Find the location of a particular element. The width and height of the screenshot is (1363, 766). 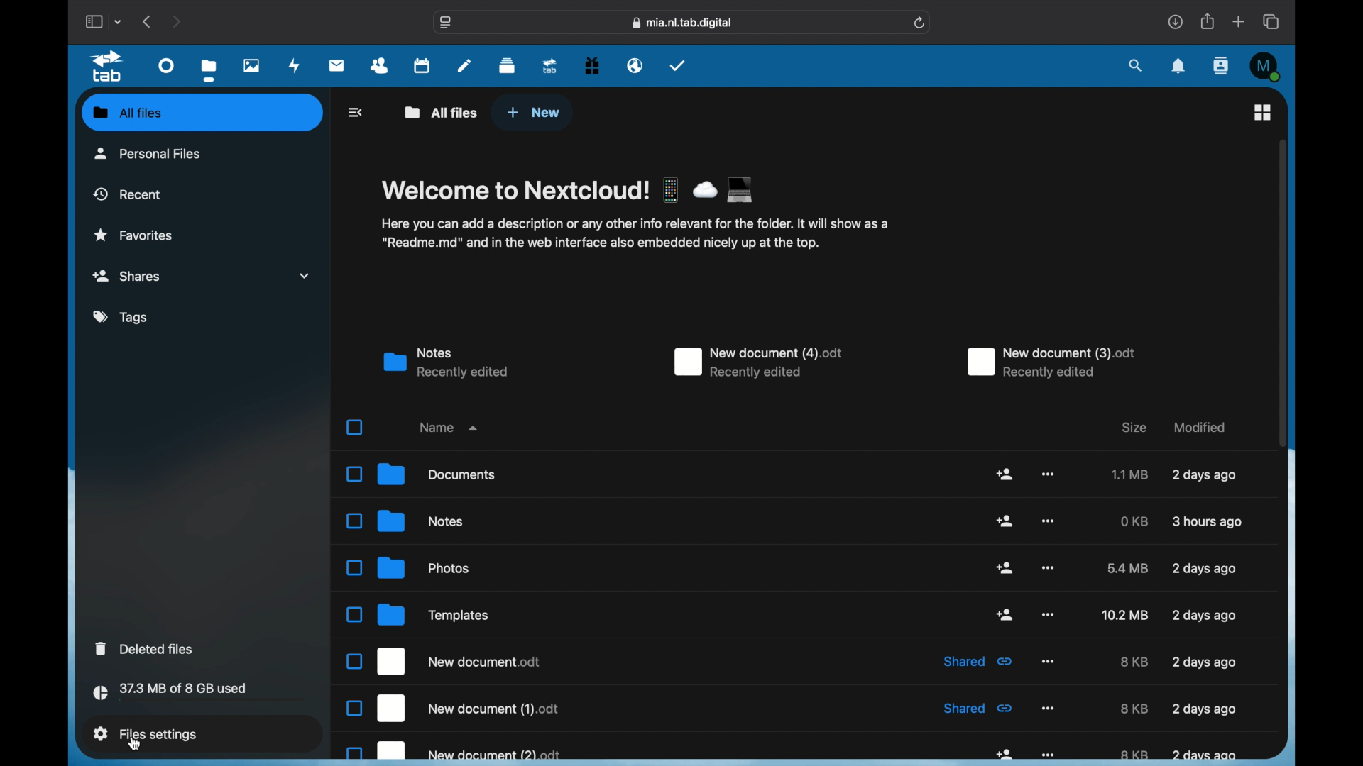

more options is located at coordinates (1049, 708).